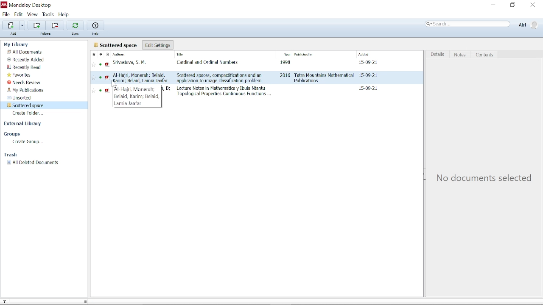 The width and height of the screenshot is (543, 305). What do you see at coordinates (218, 78) in the screenshot?
I see `title` at bounding box center [218, 78].